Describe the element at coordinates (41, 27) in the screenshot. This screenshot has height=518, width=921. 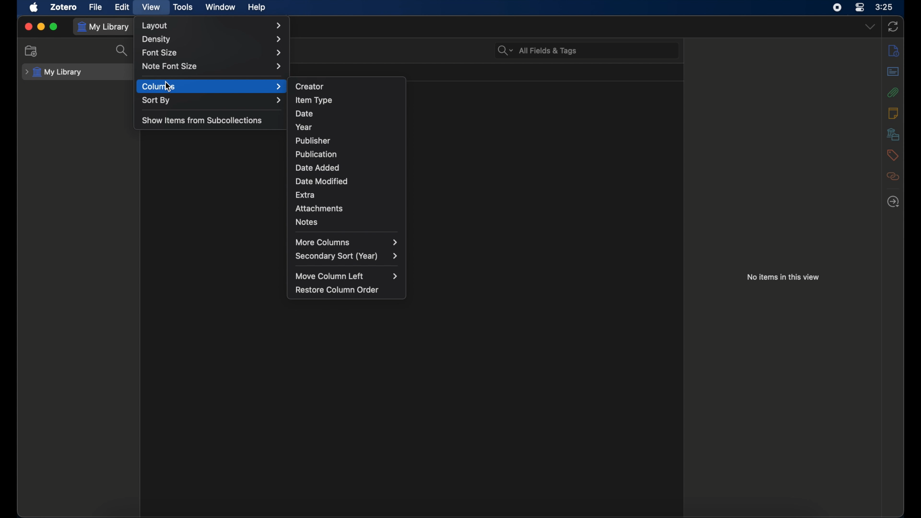
I see `minimize` at that location.